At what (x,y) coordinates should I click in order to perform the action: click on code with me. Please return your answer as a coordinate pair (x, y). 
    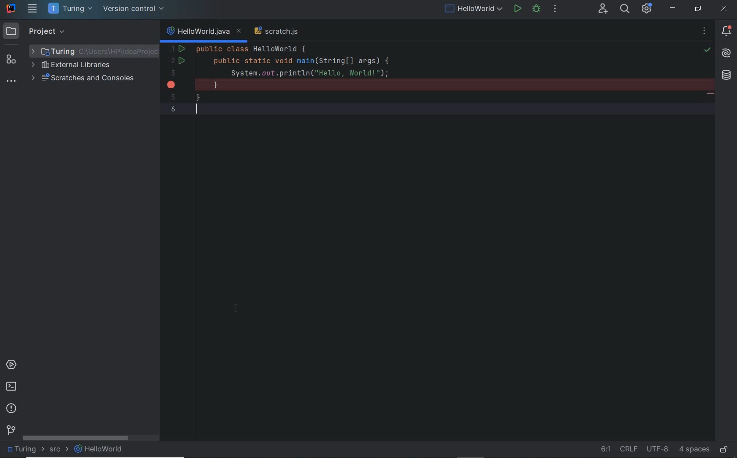
    Looking at the image, I should click on (604, 8).